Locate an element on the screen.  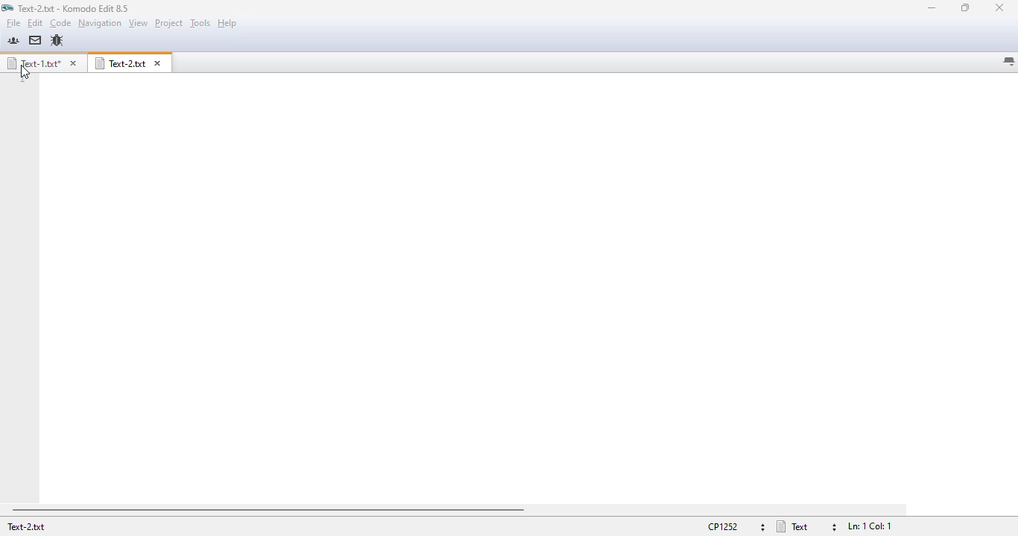
logo is located at coordinates (7, 8).